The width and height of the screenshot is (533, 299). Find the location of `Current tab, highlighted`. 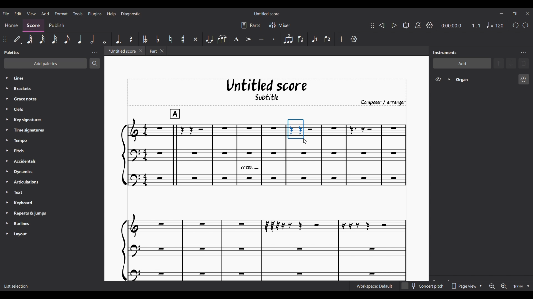

Current tab, highlighted is located at coordinates (122, 51).